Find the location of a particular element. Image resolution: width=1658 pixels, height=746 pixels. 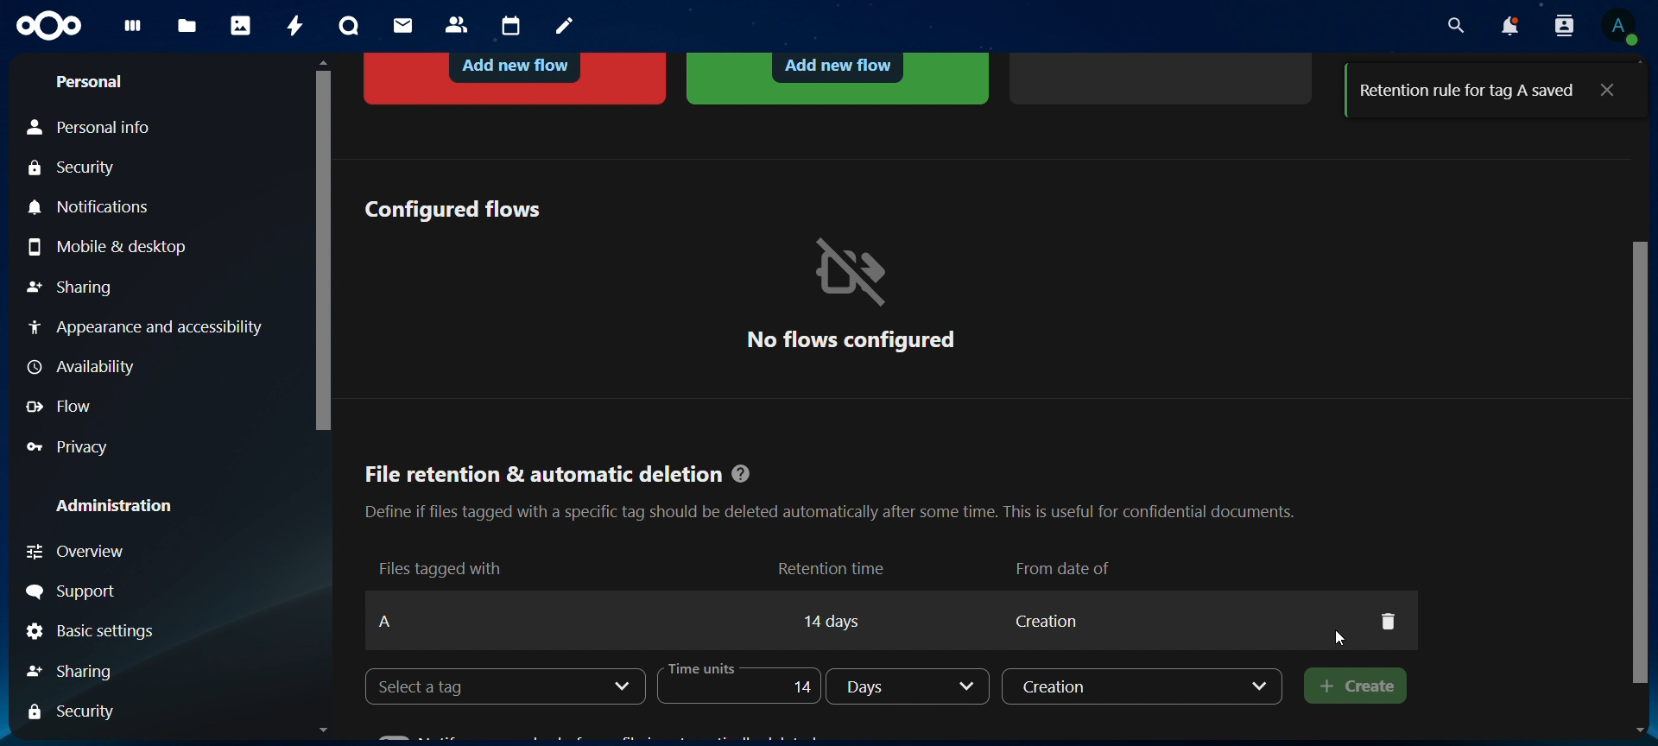

automated tagging  is located at coordinates (838, 77).